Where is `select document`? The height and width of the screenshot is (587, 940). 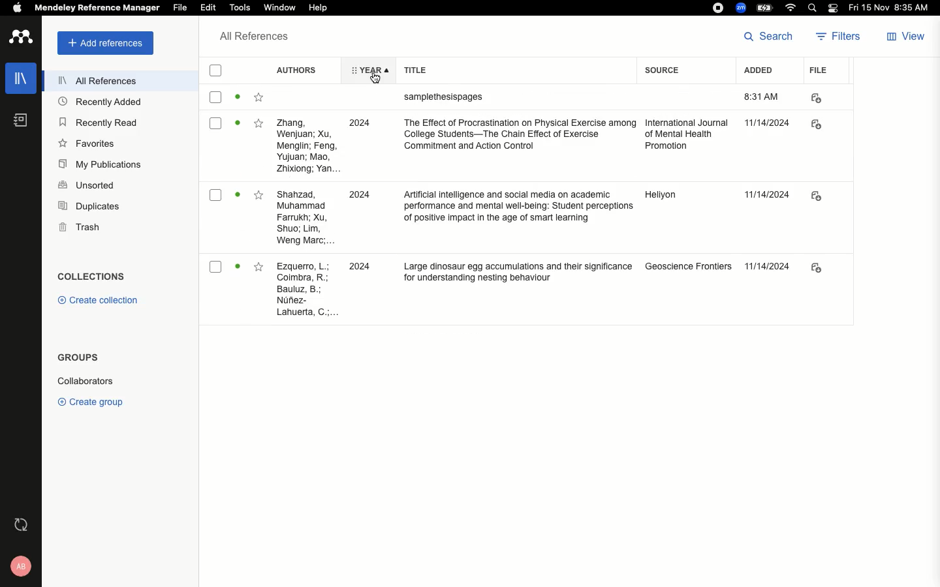
select document is located at coordinates (215, 267).